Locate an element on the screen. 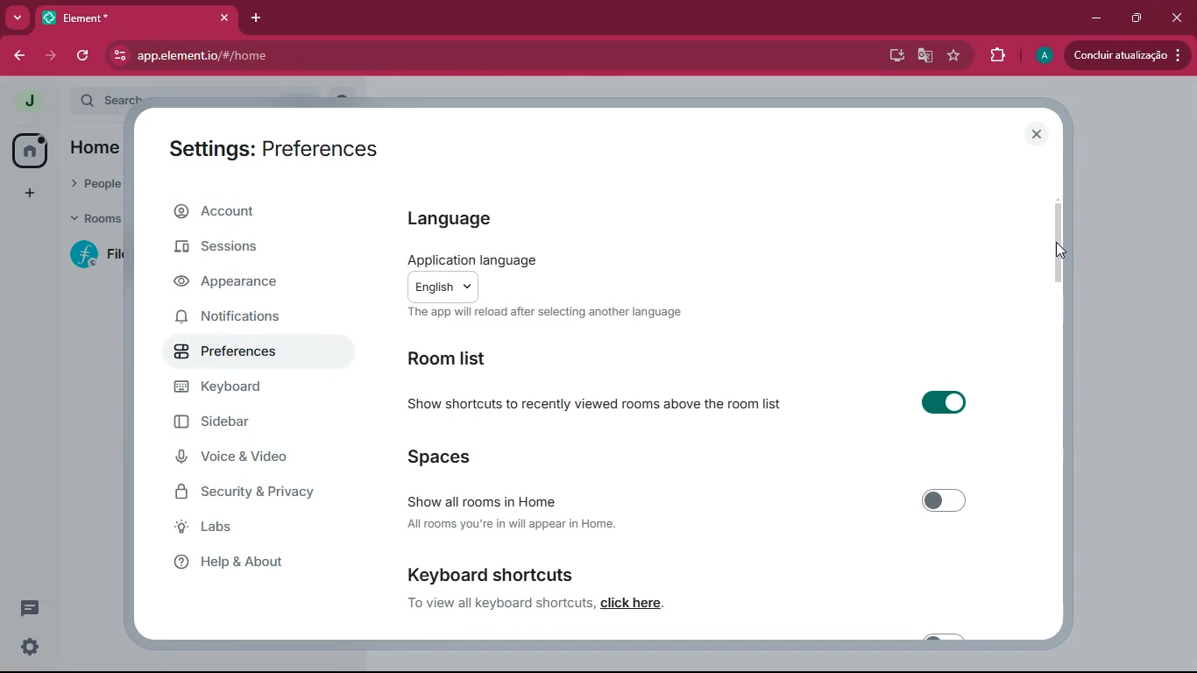 The width and height of the screenshot is (1197, 673). notifications is located at coordinates (238, 319).